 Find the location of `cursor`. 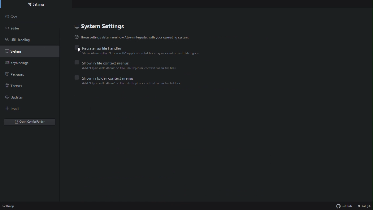

cursor is located at coordinates (79, 50).